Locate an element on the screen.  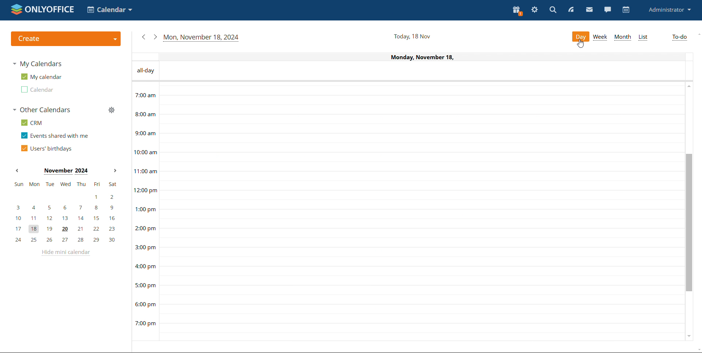
mini calendar is located at coordinates (65, 212).